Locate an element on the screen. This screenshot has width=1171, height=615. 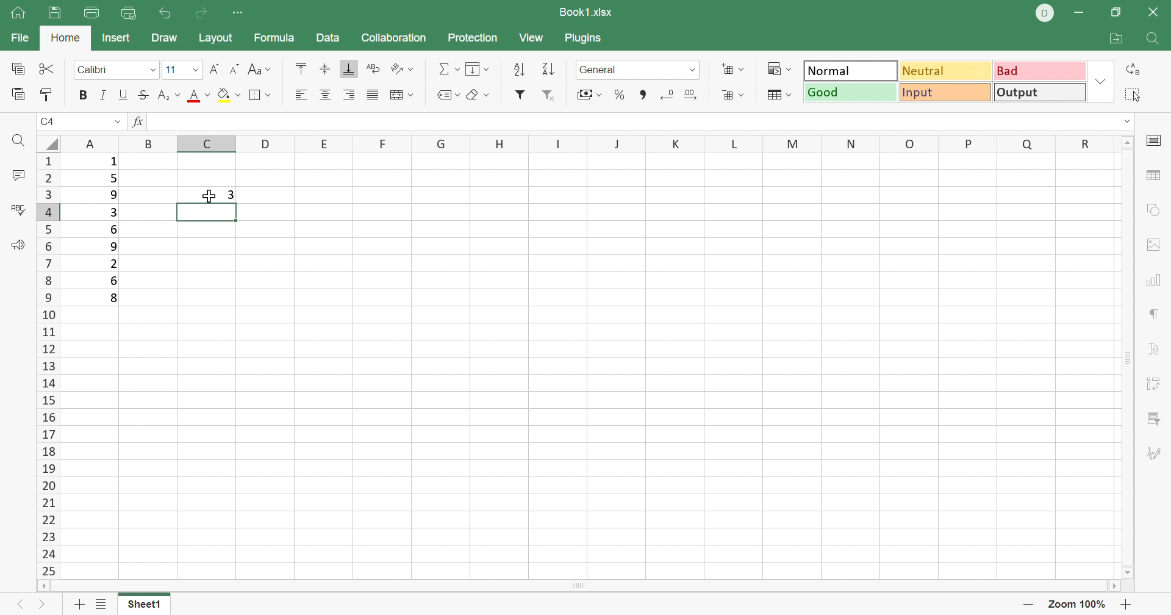
Collaboration is located at coordinates (396, 38).